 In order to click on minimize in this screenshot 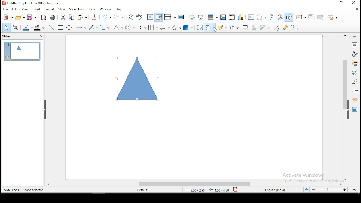, I will do `click(328, 3)`.